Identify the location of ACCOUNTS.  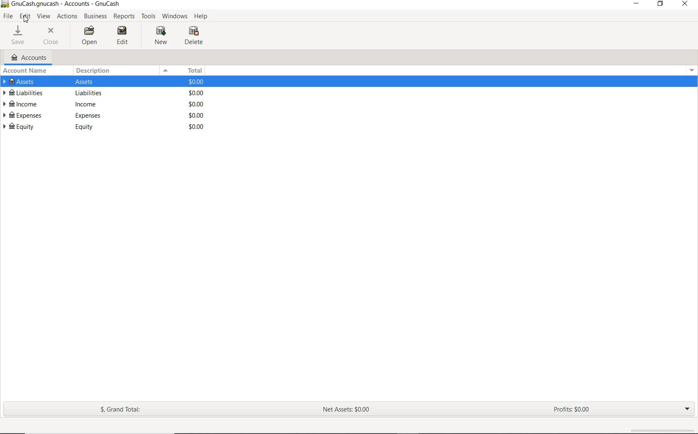
(29, 57).